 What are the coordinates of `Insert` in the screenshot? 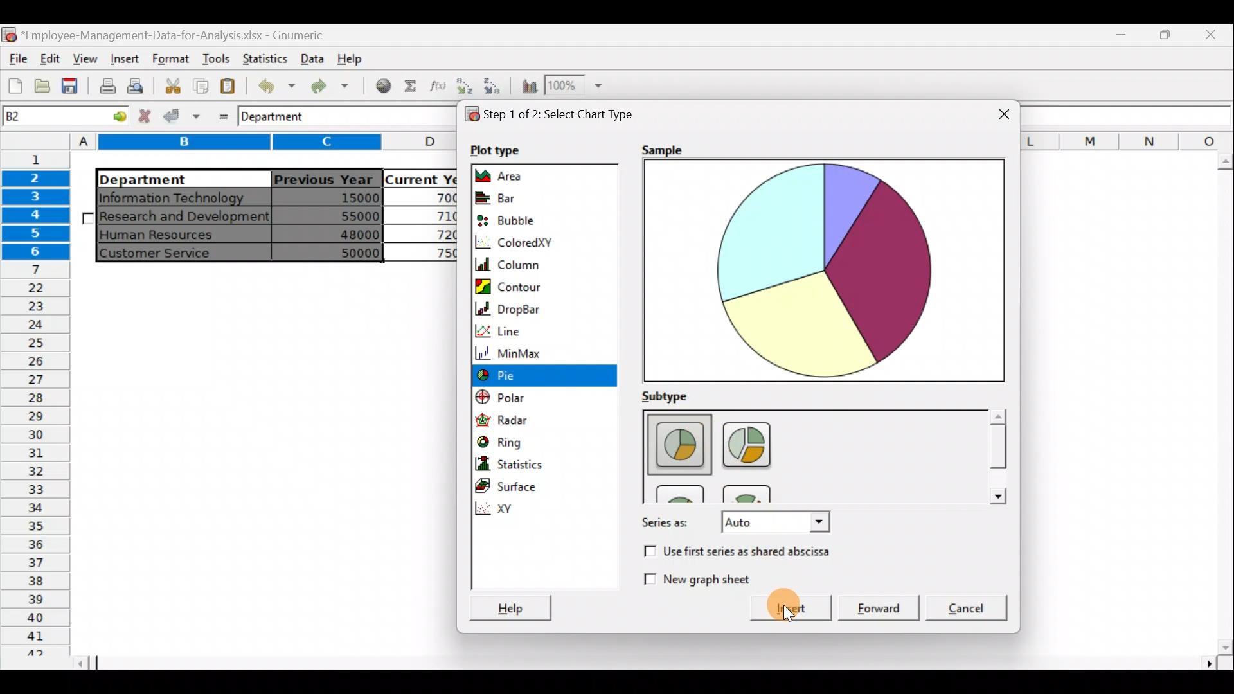 It's located at (123, 58).